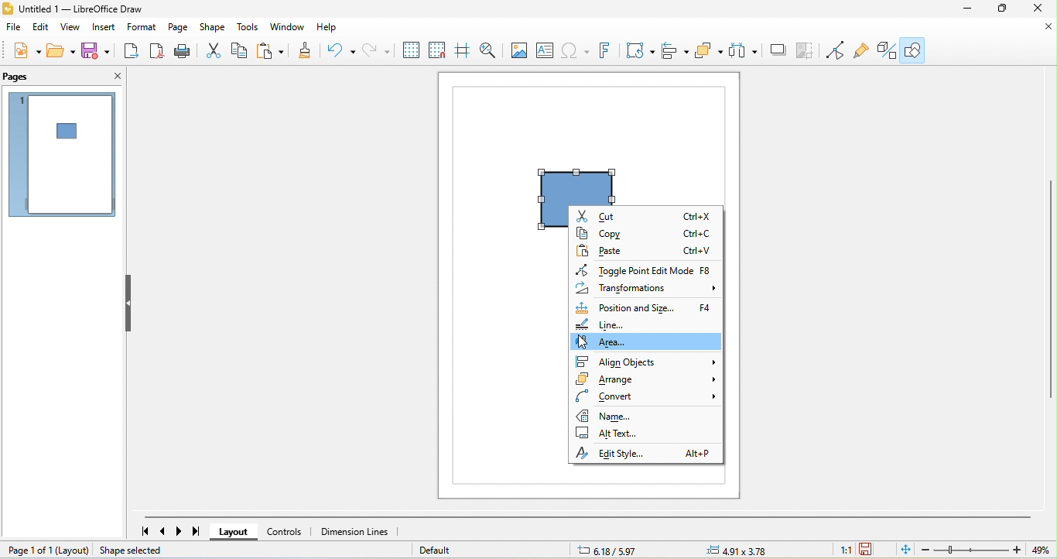 This screenshot has height=559, width=1057. What do you see at coordinates (646, 434) in the screenshot?
I see `alt text` at bounding box center [646, 434].